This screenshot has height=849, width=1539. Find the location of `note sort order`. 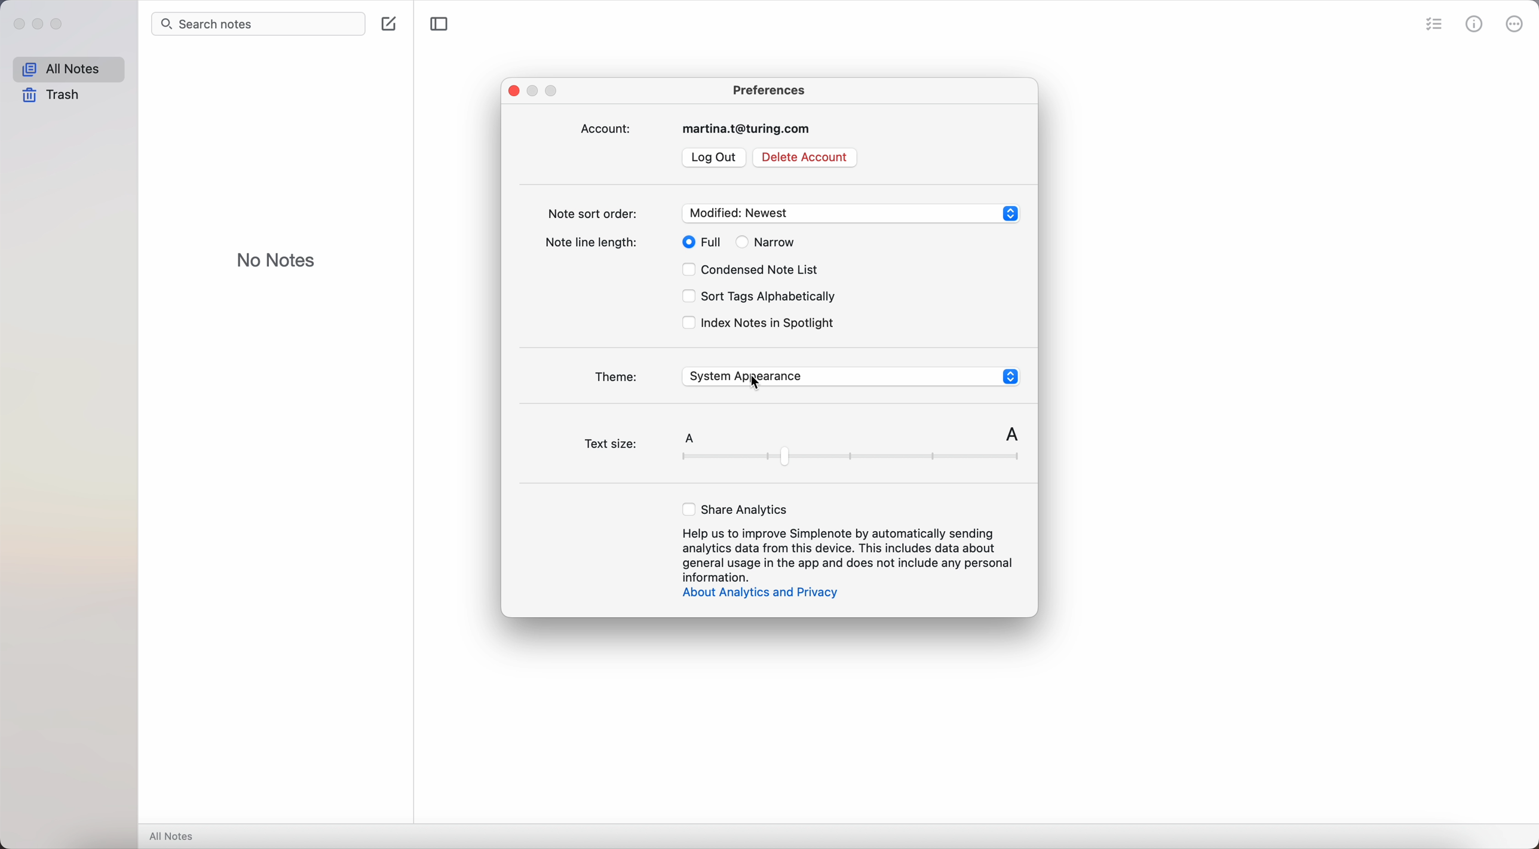

note sort order is located at coordinates (783, 213).